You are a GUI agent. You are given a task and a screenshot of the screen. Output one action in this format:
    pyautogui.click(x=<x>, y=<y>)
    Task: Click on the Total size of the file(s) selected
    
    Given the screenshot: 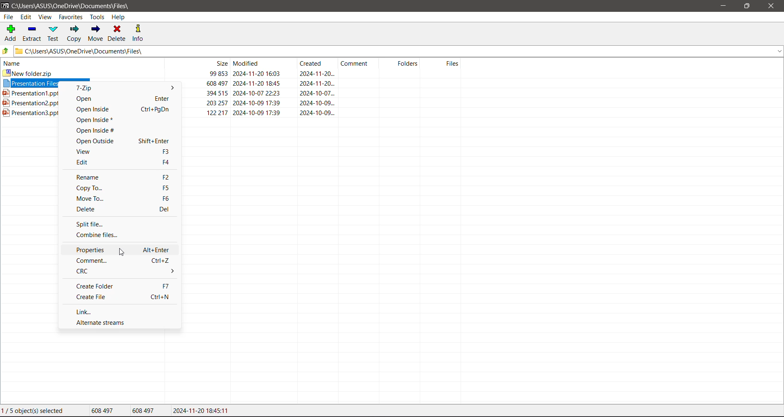 What is the action you would take?
    pyautogui.click(x=99, y=410)
    